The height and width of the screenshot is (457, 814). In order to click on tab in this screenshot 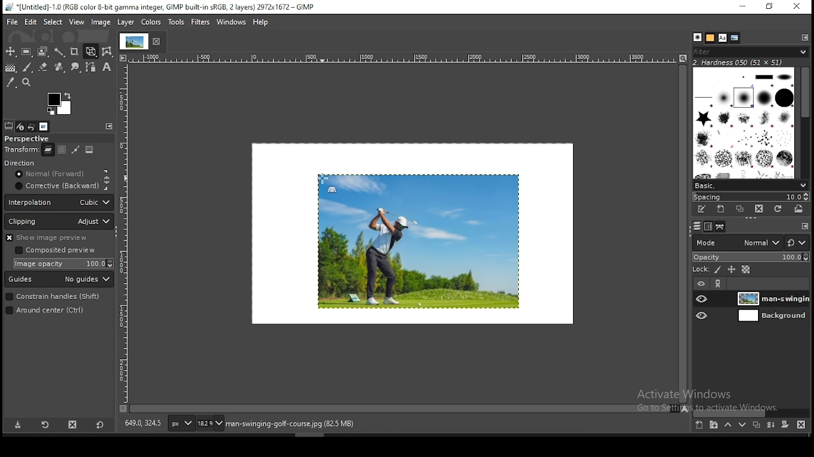, I will do `click(133, 41)`.